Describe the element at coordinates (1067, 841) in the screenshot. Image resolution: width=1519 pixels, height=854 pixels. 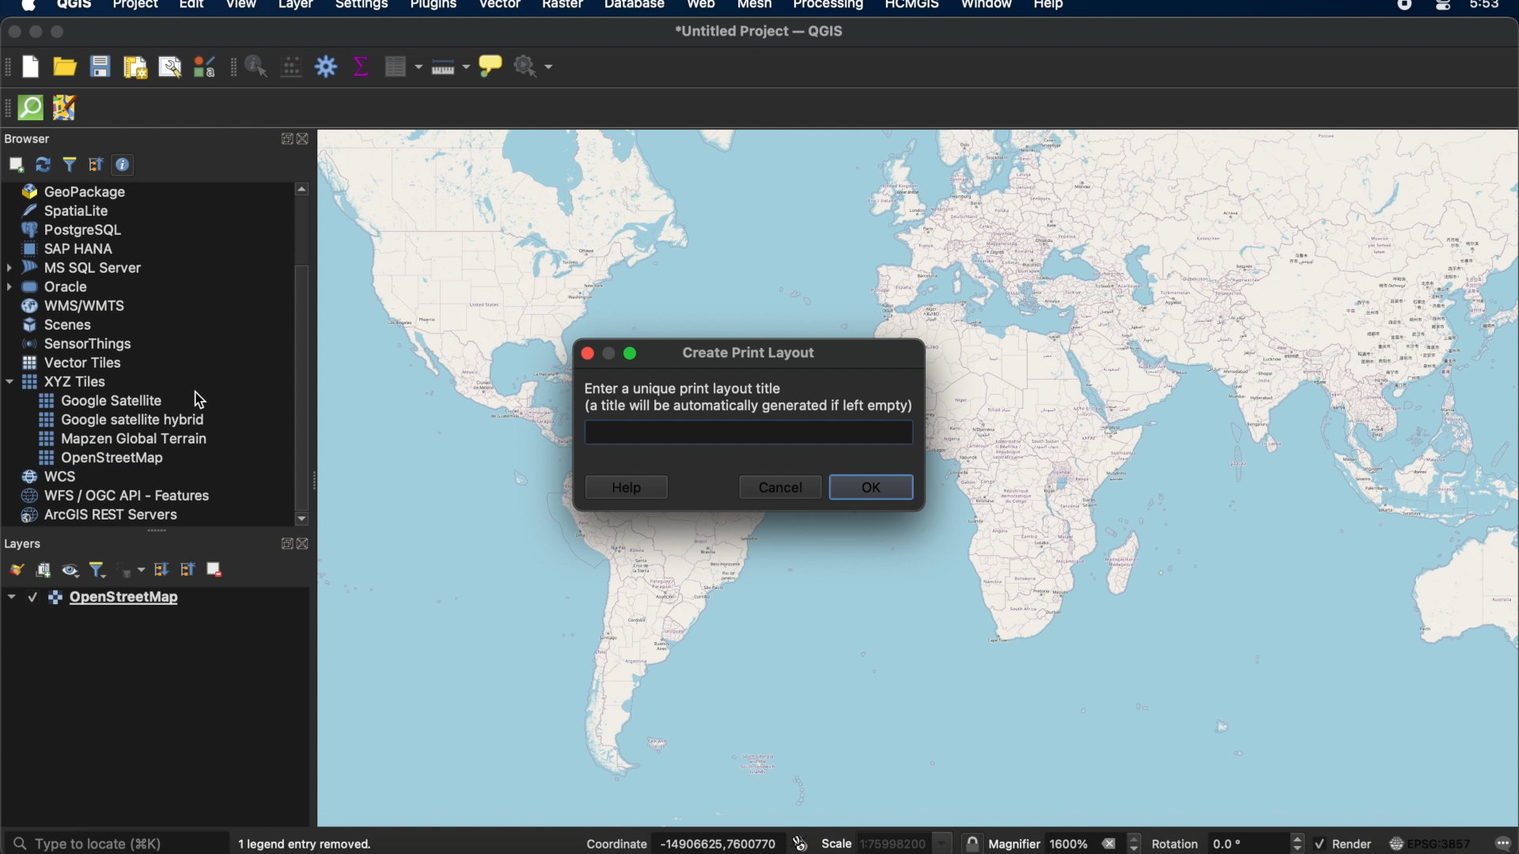
I see `magnifier` at that location.